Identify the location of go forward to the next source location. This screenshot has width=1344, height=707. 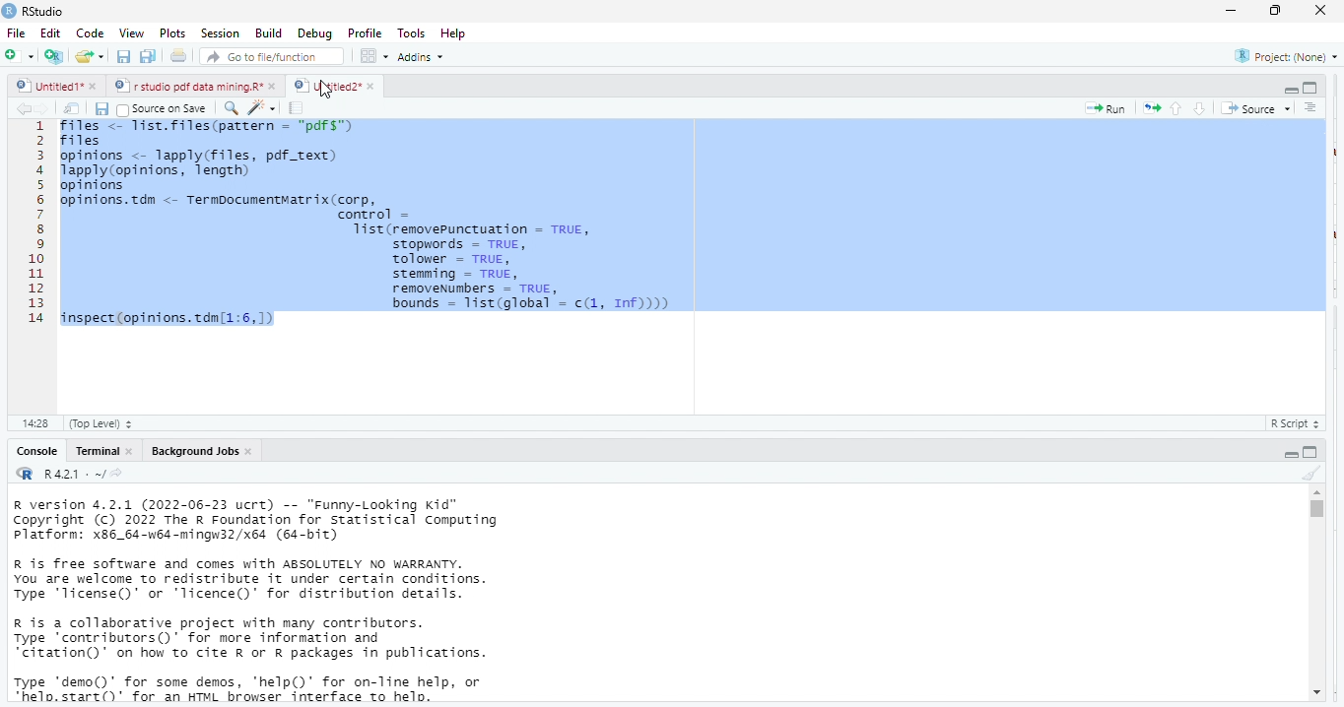
(46, 108).